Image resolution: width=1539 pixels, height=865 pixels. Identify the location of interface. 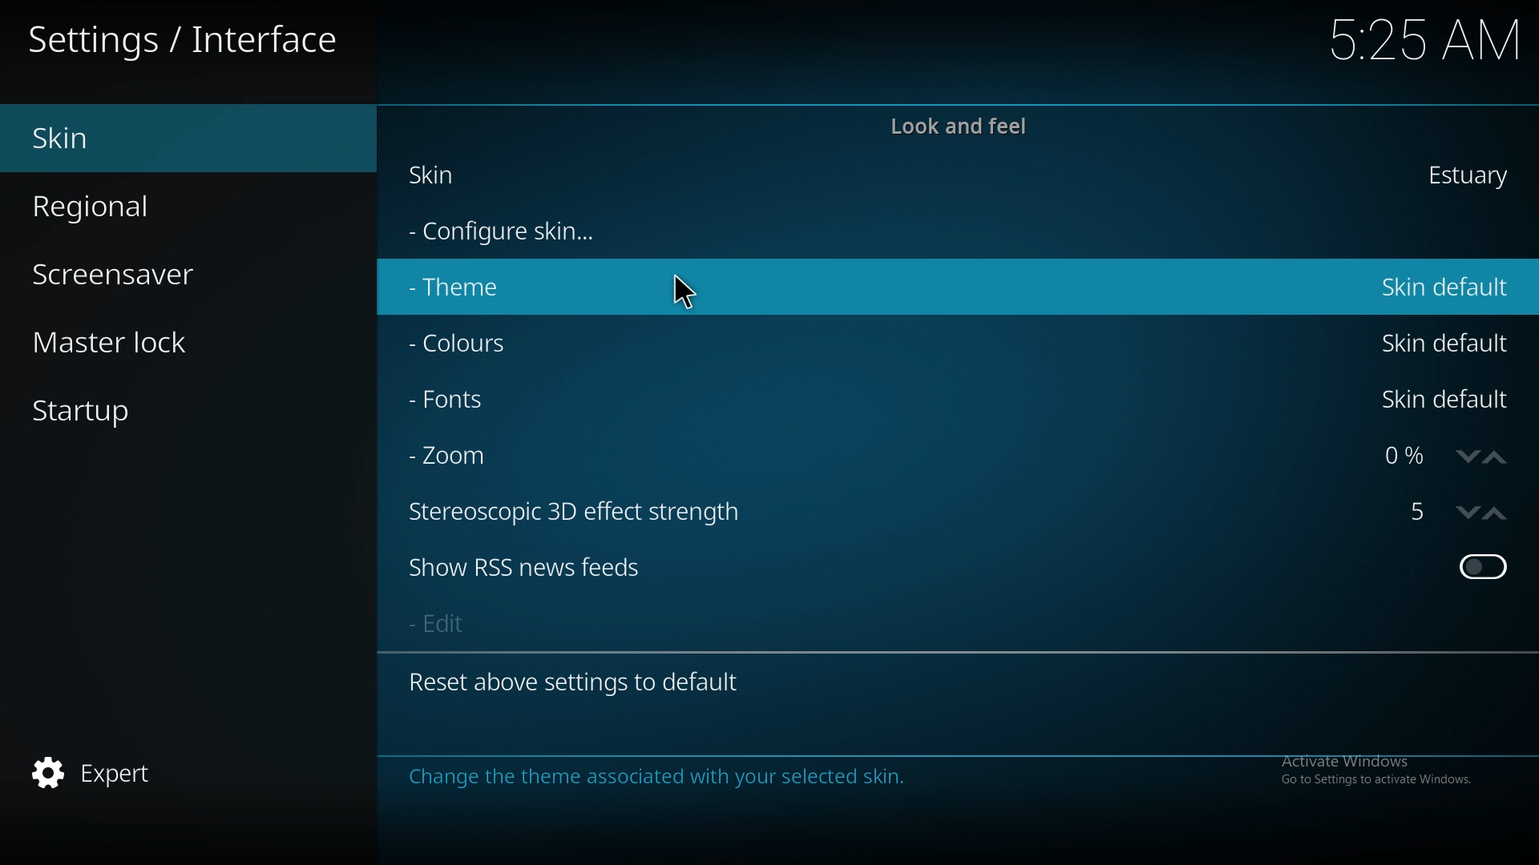
(188, 35).